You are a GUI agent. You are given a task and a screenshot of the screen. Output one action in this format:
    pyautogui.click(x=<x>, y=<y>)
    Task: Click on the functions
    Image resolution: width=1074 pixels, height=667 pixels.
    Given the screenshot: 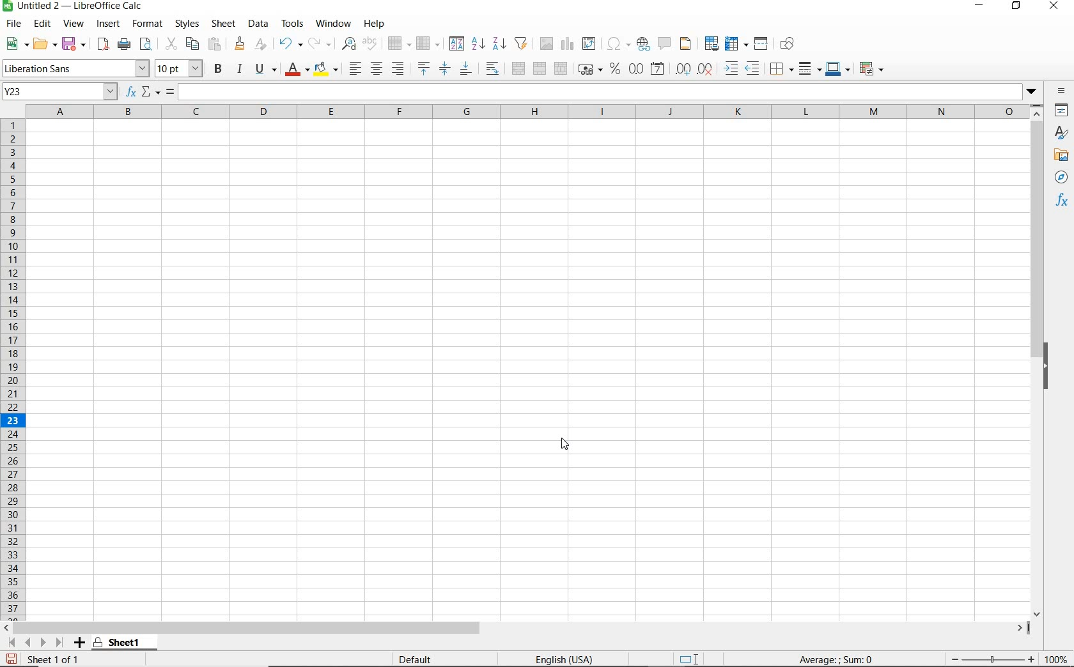 What is the action you would take?
    pyautogui.click(x=1060, y=203)
    